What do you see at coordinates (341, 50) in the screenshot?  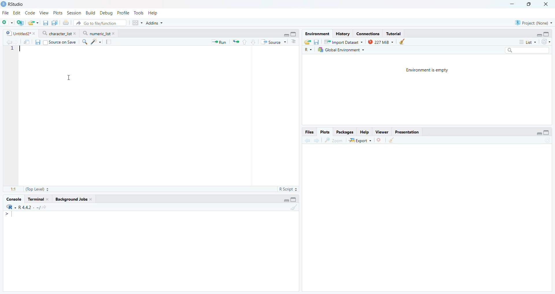 I see `Global Environment` at bounding box center [341, 50].